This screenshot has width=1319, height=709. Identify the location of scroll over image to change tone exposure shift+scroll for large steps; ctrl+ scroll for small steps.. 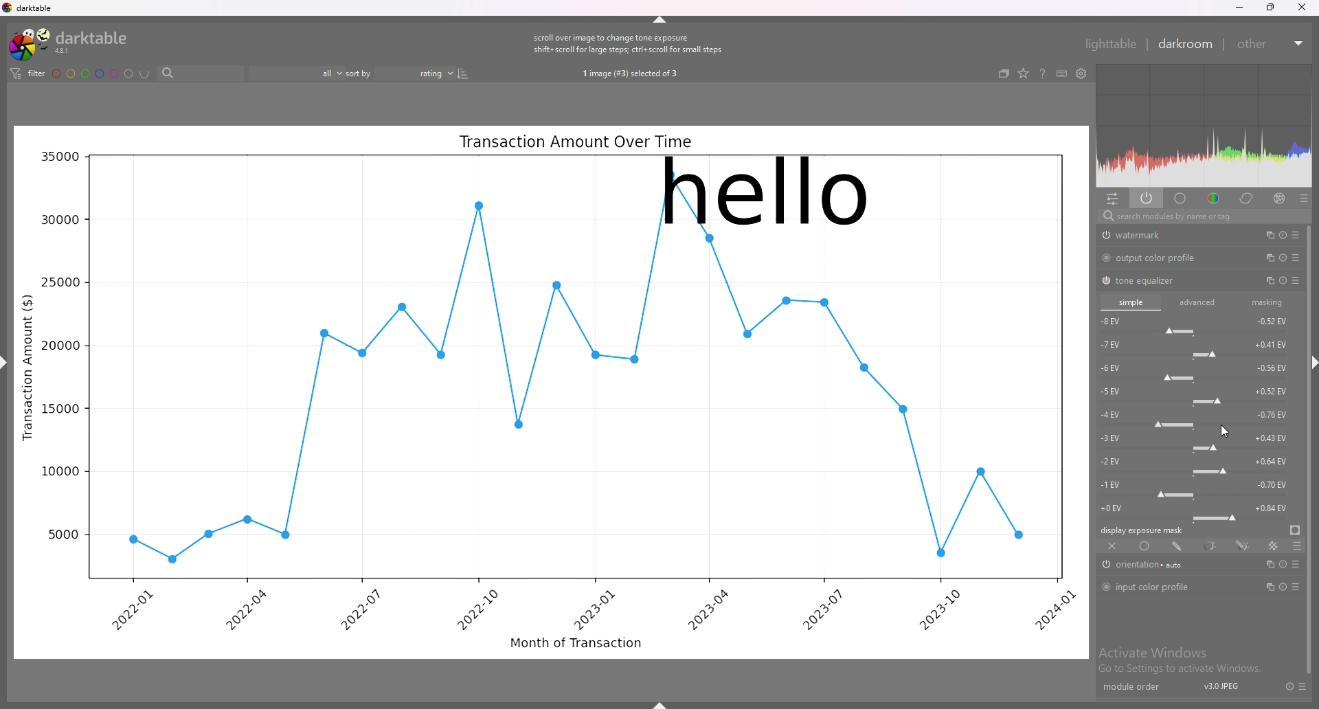
(629, 44).